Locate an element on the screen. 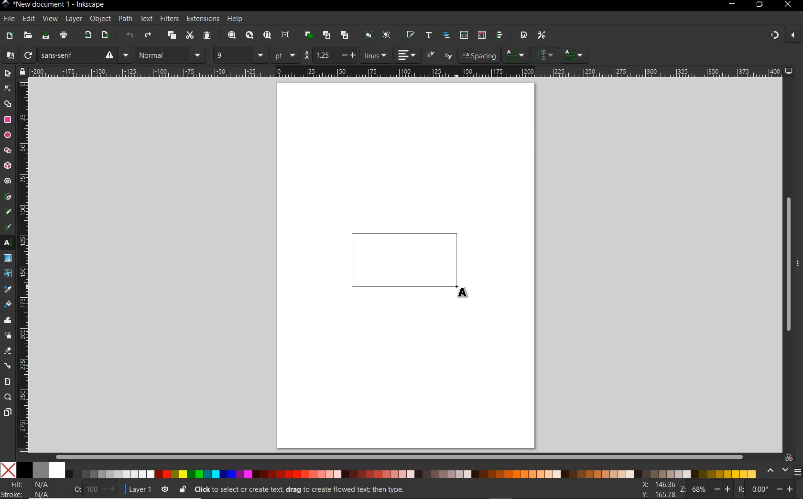 The image size is (803, 499). node tool is located at coordinates (8, 88).